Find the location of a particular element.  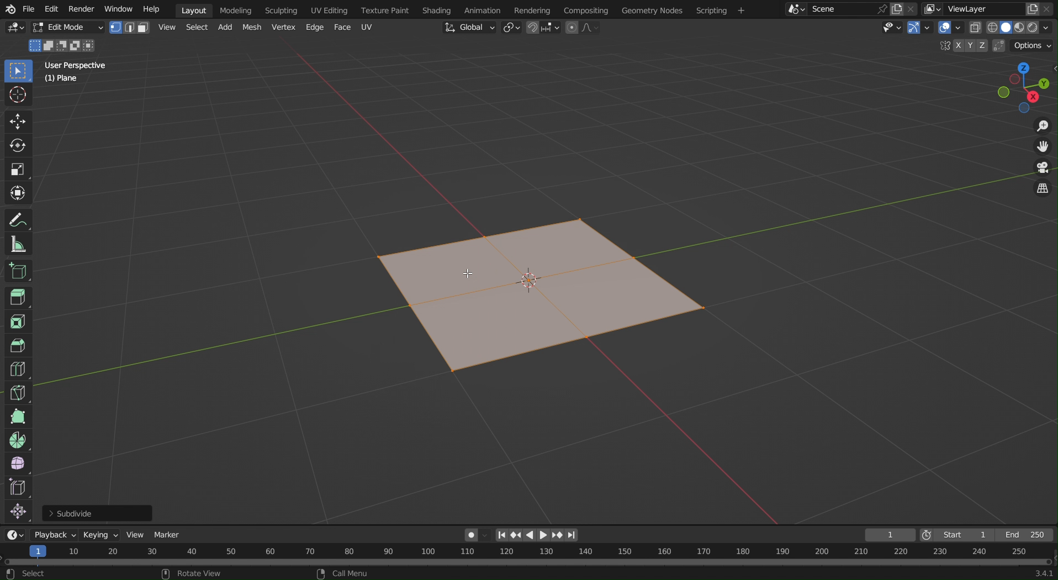

Start is located at coordinates (952, 535).